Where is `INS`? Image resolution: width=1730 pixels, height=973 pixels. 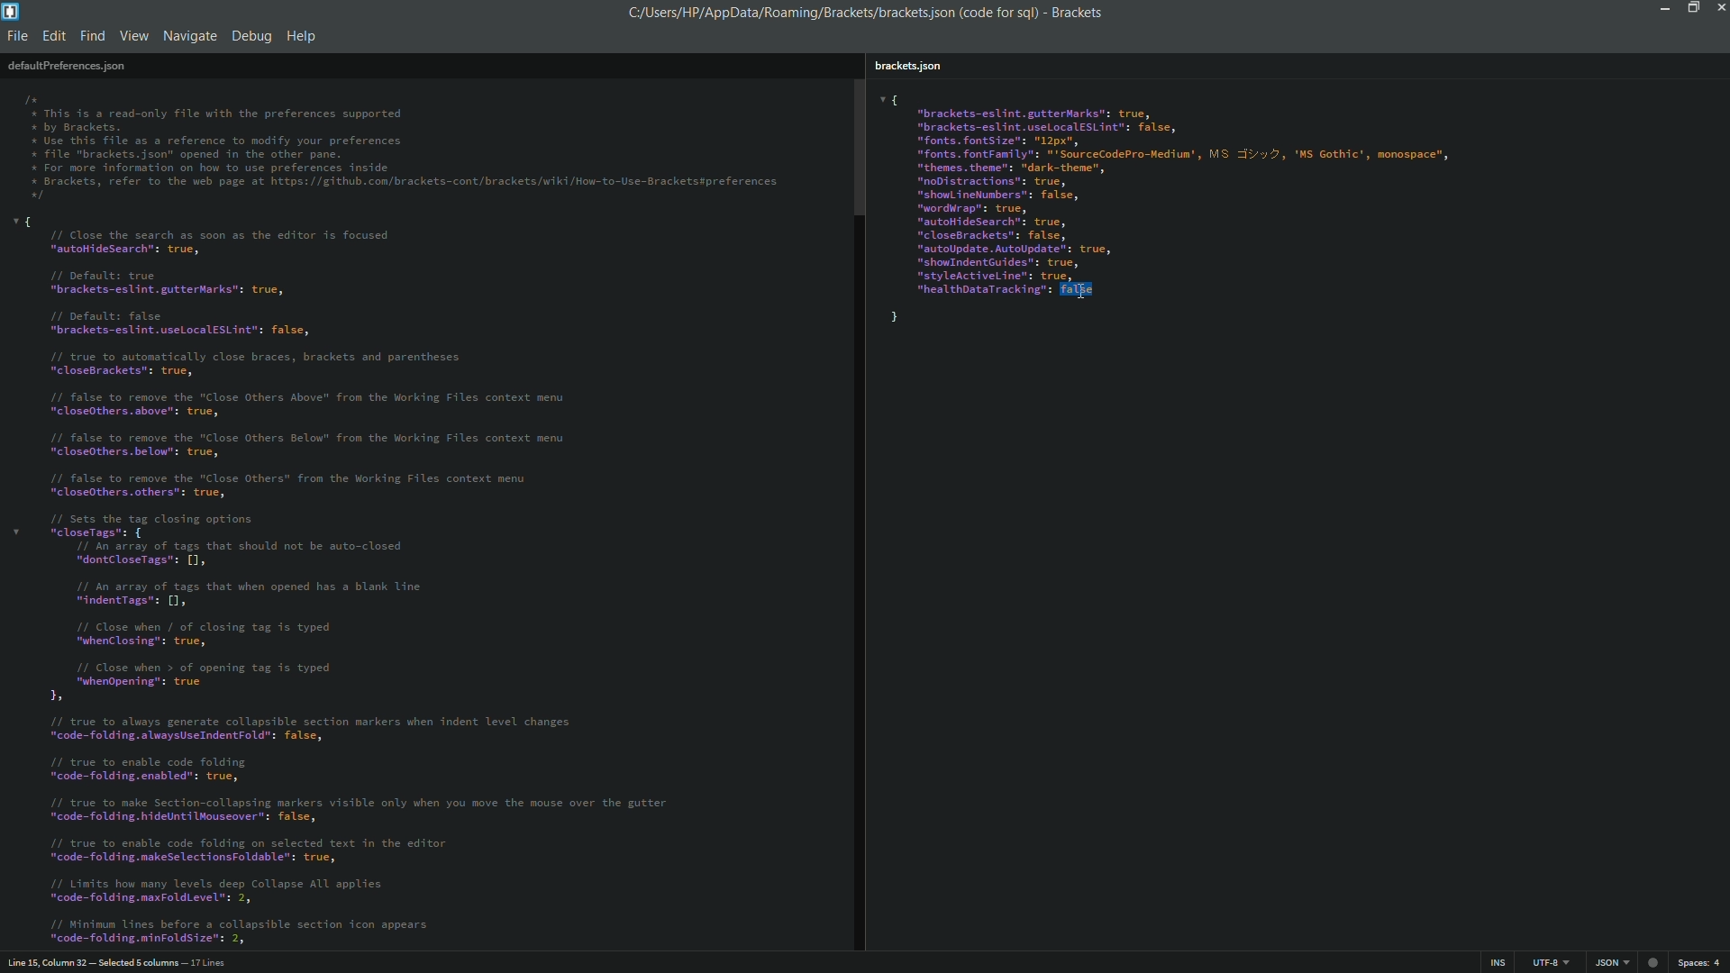 INS is located at coordinates (1493, 963).